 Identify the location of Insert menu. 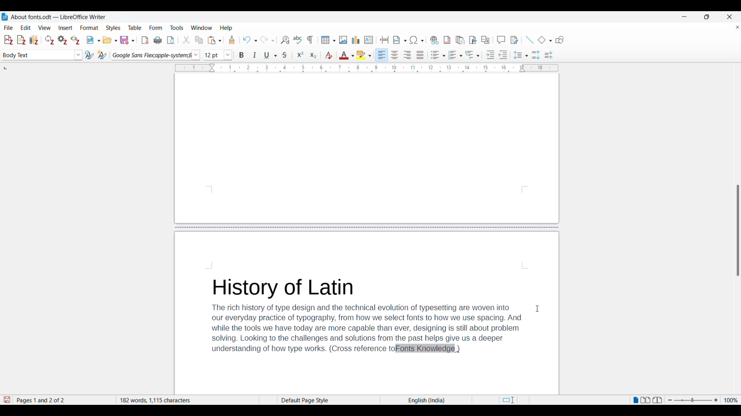
(66, 28).